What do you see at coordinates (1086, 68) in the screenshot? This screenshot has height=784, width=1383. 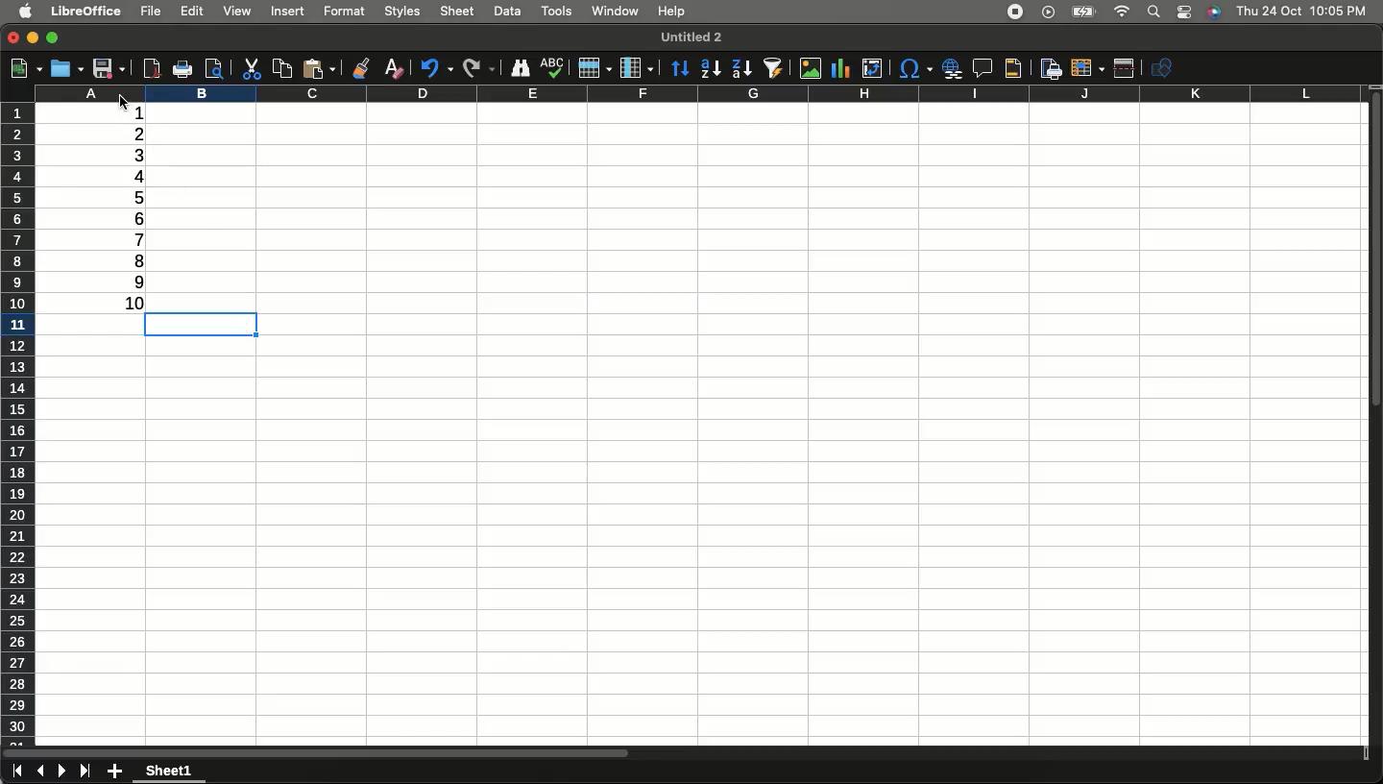 I see `Freeze rows and columns` at bounding box center [1086, 68].